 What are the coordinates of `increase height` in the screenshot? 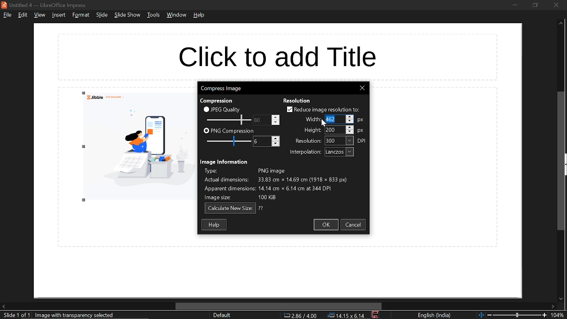 It's located at (350, 127).